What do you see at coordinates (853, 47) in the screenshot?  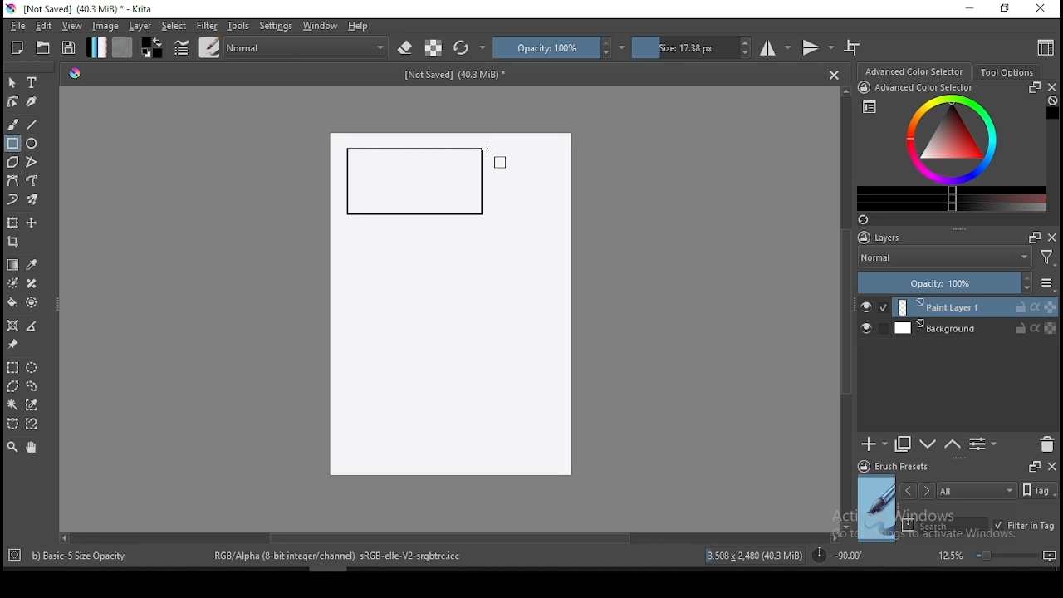 I see `wrap around mode` at bounding box center [853, 47].